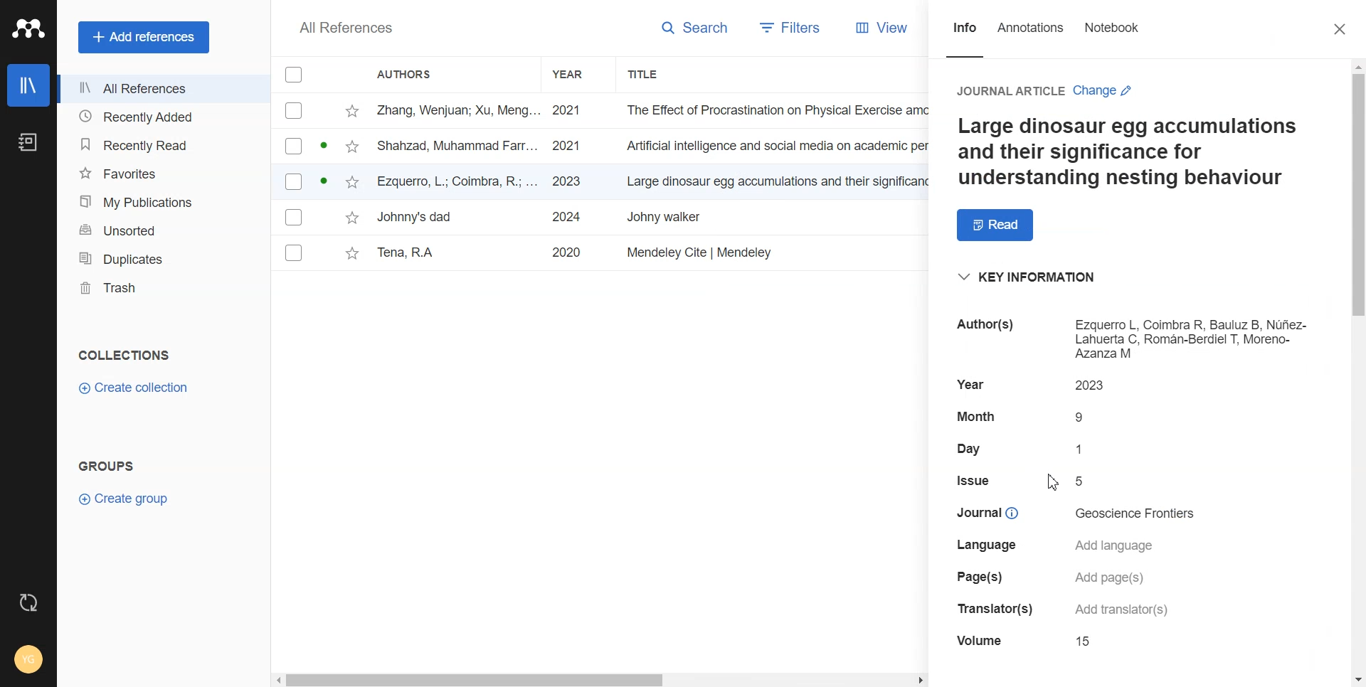 The image size is (1366, 687). What do you see at coordinates (656, 110) in the screenshot?
I see `File` at bounding box center [656, 110].